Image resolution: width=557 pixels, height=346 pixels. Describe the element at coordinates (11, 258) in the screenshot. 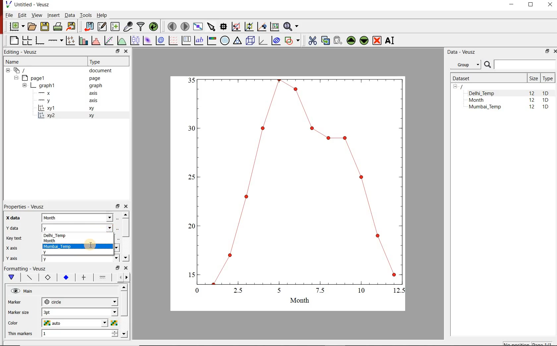

I see `y axis` at that location.